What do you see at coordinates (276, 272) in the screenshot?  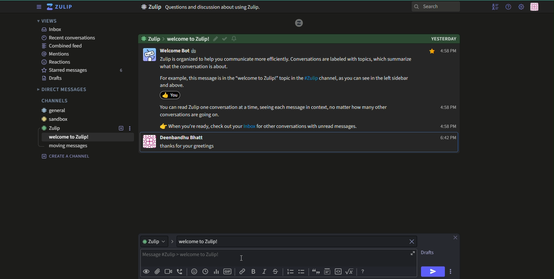 I see `strikethrough` at bounding box center [276, 272].